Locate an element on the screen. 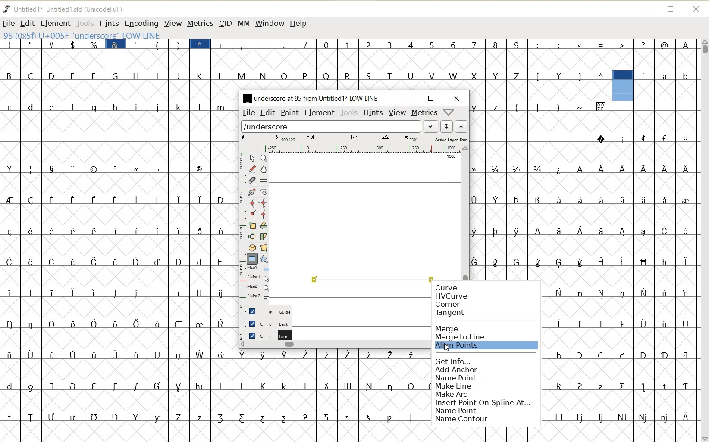 Image resolution: width=709 pixels, height=442 pixels. HELP is located at coordinates (299, 24).